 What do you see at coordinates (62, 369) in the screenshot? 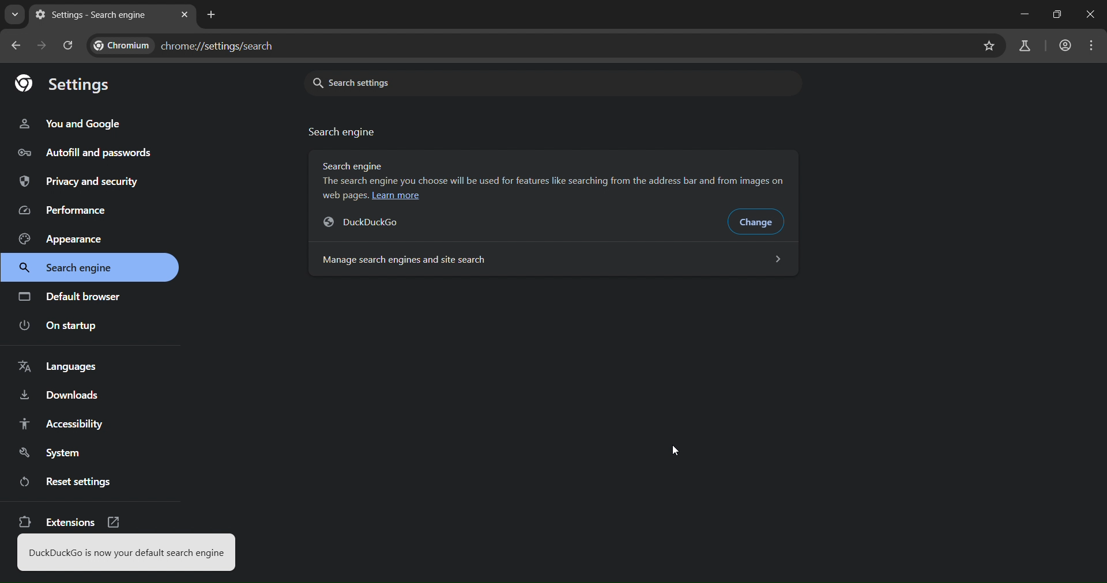
I see `languages` at bounding box center [62, 369].